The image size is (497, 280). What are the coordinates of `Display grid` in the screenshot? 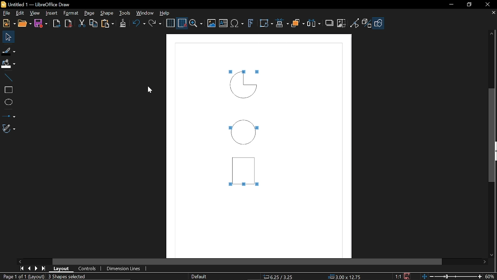 It's located at (171, 23).